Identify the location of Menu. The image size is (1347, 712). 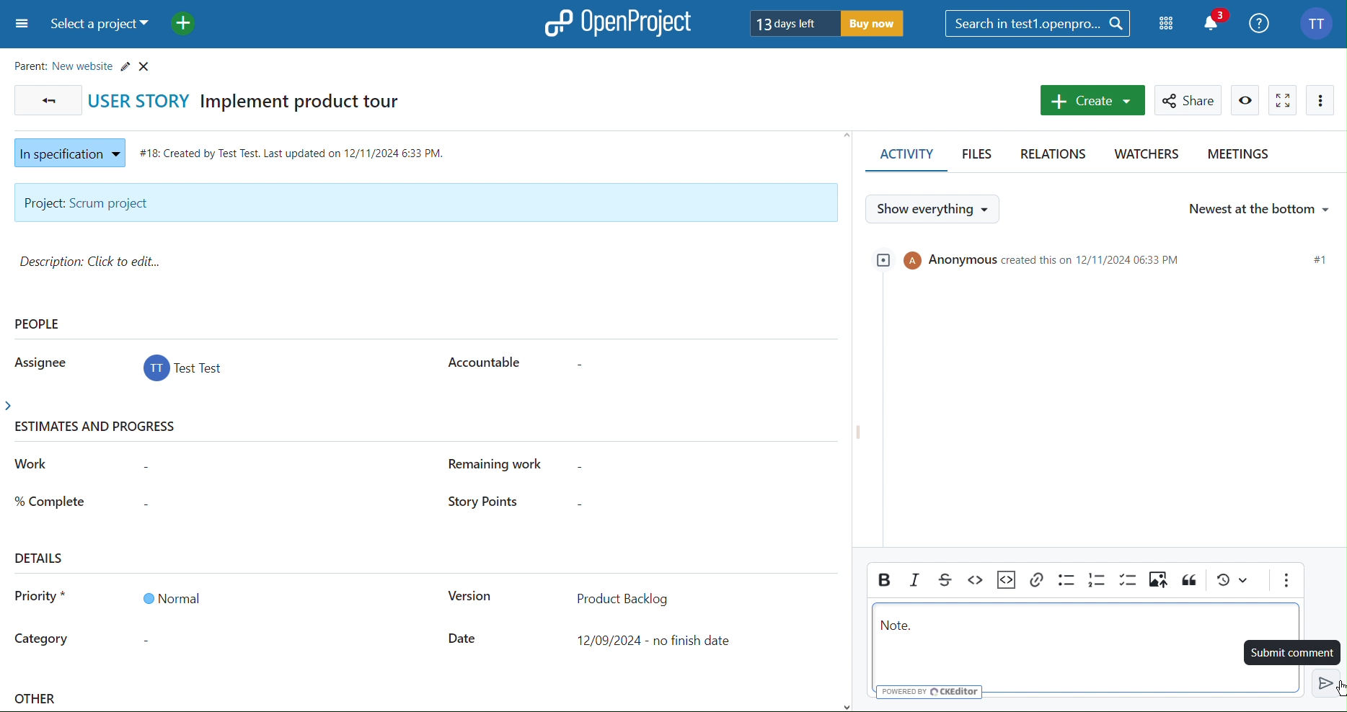
(19, 25).